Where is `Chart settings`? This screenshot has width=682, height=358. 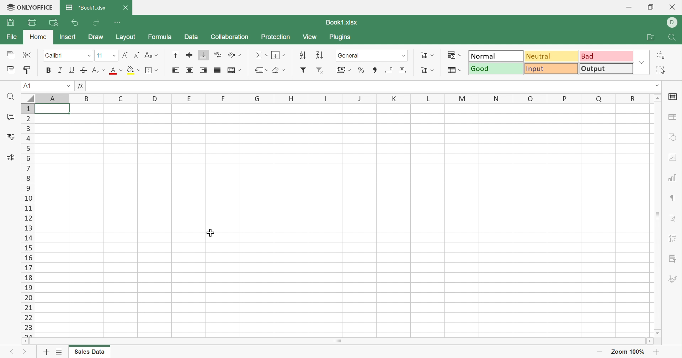
Chart settings is located at coordinates (673, 179).